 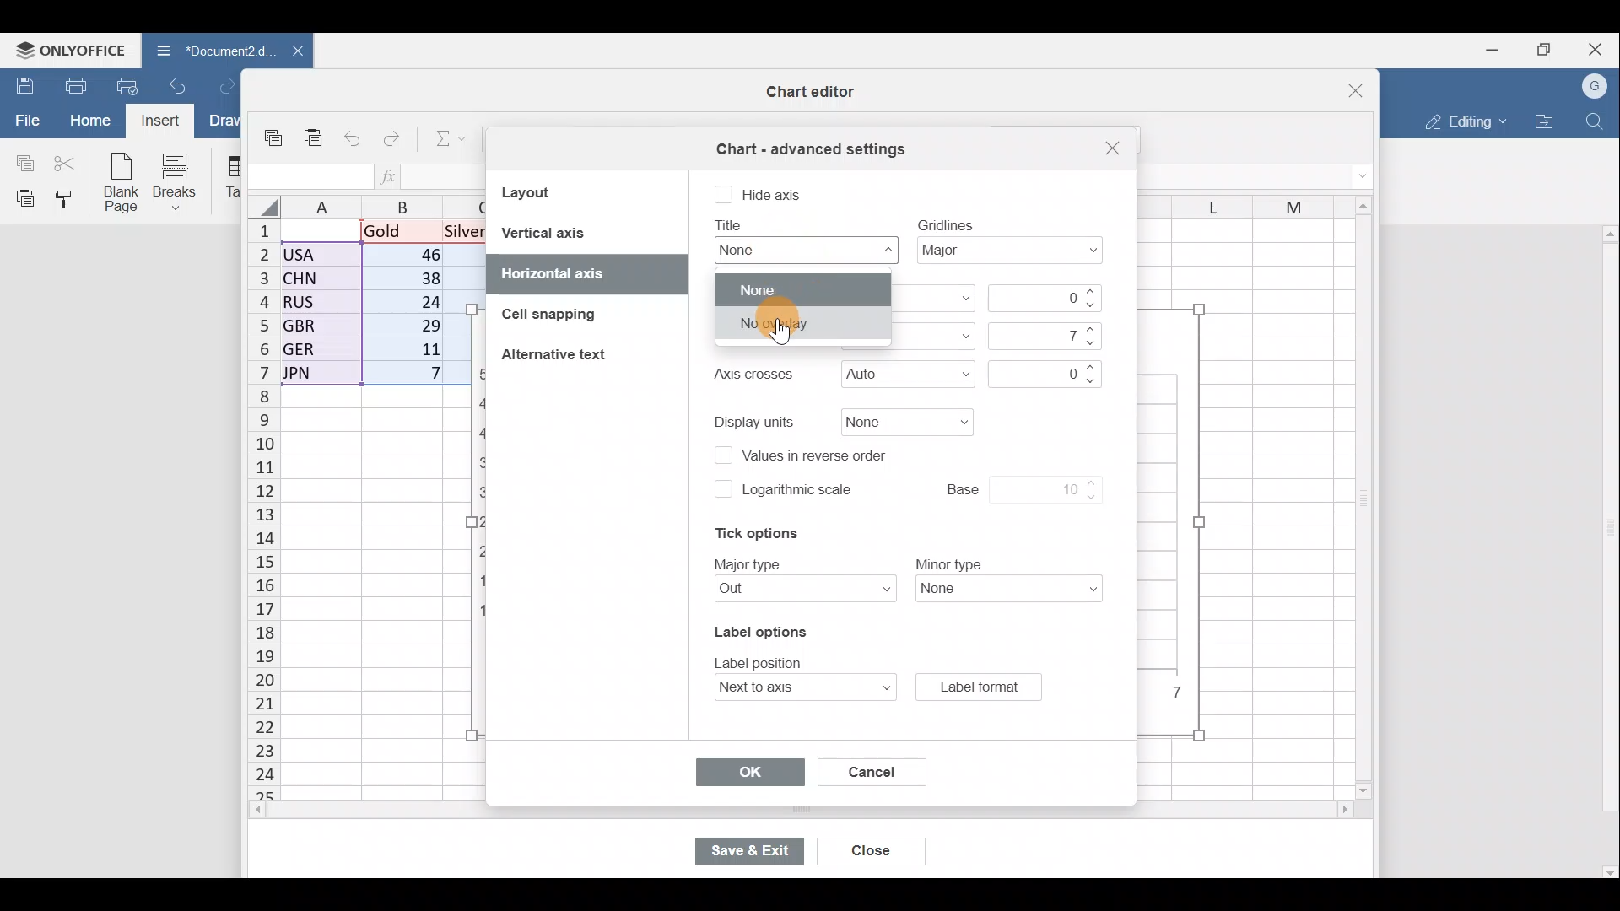 What do you see at coordinates (825, 457) in the screenshot?
I see `Values in reverse order` at bounding box center [825, 457].